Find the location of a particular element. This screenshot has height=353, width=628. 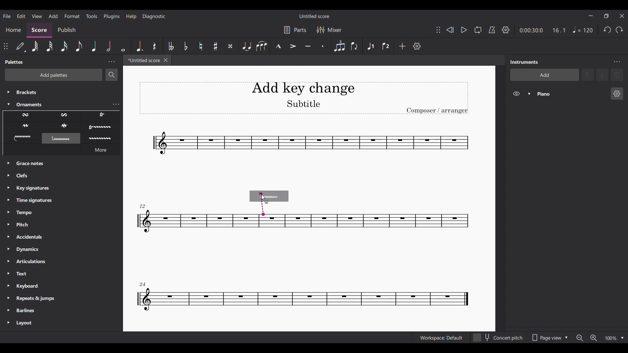

Home section is located at coordinates (13, 30).